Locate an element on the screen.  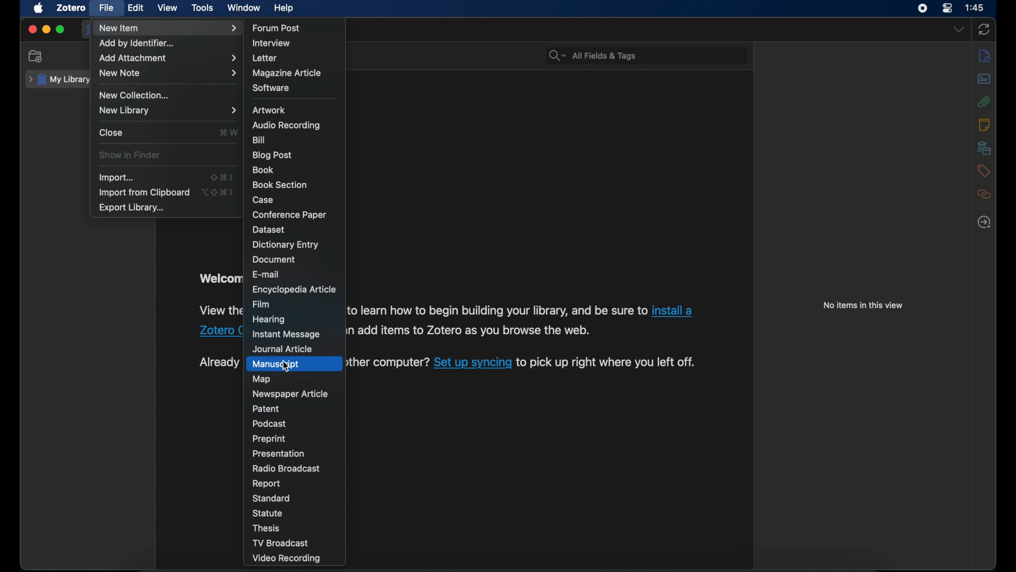
abstract is located at coordinates (984, 79).